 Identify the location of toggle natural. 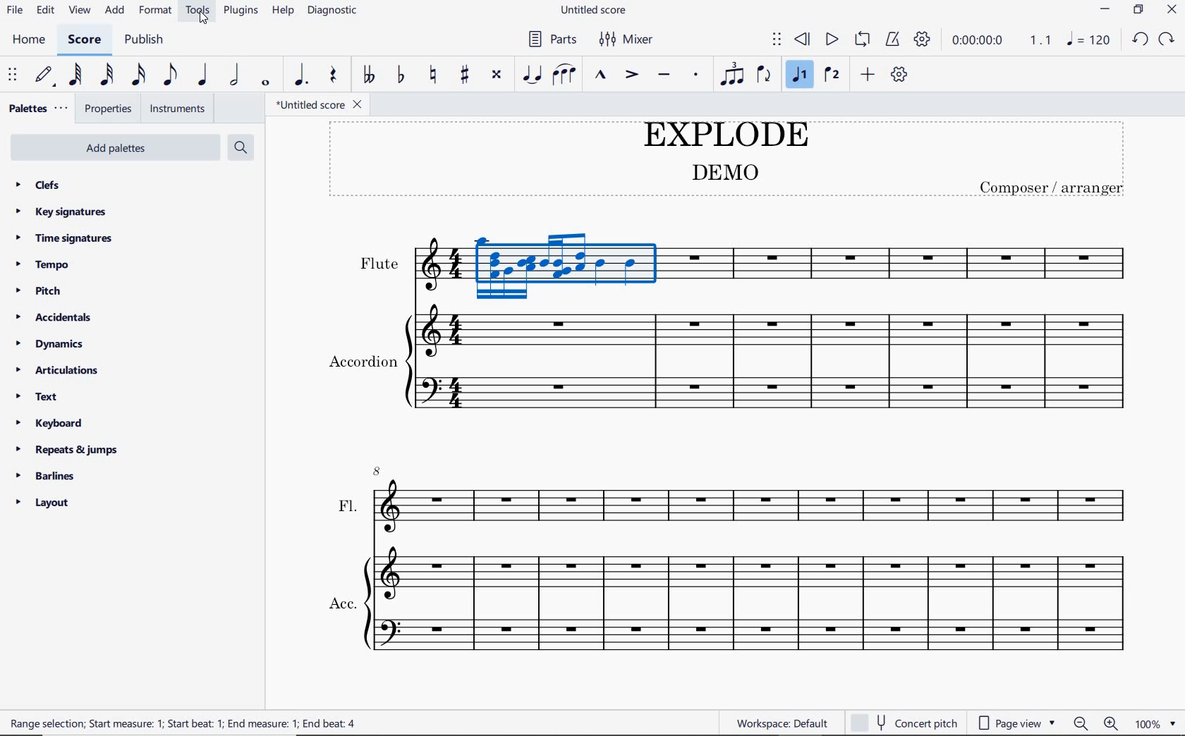
(433, 75).